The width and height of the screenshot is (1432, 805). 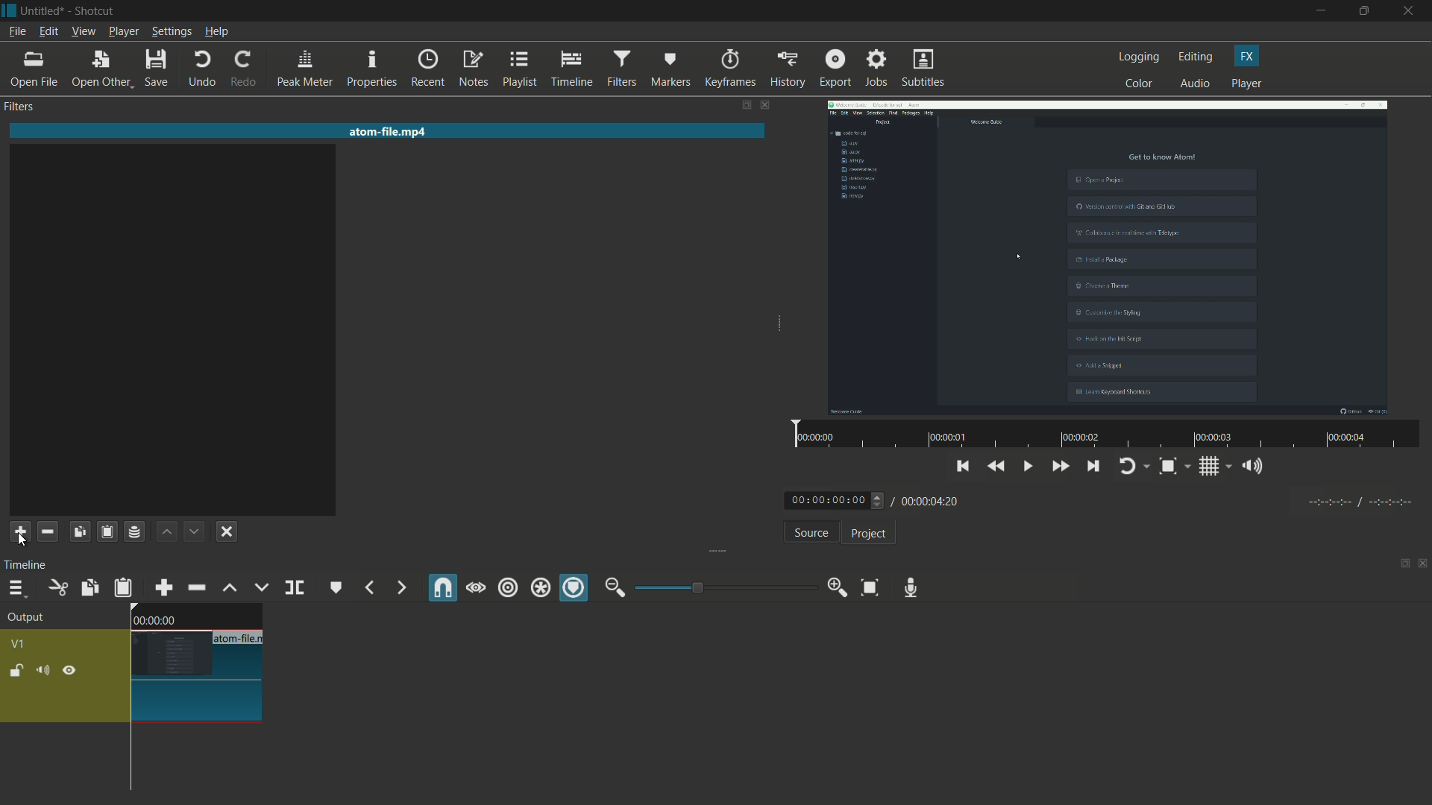 What do you see at coordinates (368, 588) in the screenshot?
I see `previous marker` at bounding box center [368, 588].